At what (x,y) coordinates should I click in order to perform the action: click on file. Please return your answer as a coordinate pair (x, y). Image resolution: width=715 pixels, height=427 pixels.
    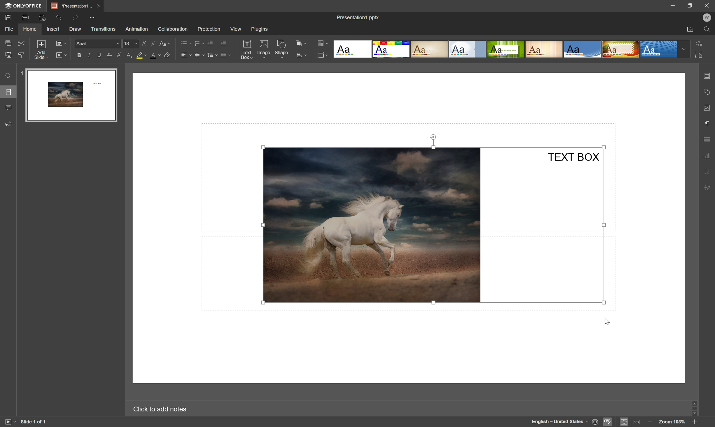
    Looking at the image, I should click on (8, 29).